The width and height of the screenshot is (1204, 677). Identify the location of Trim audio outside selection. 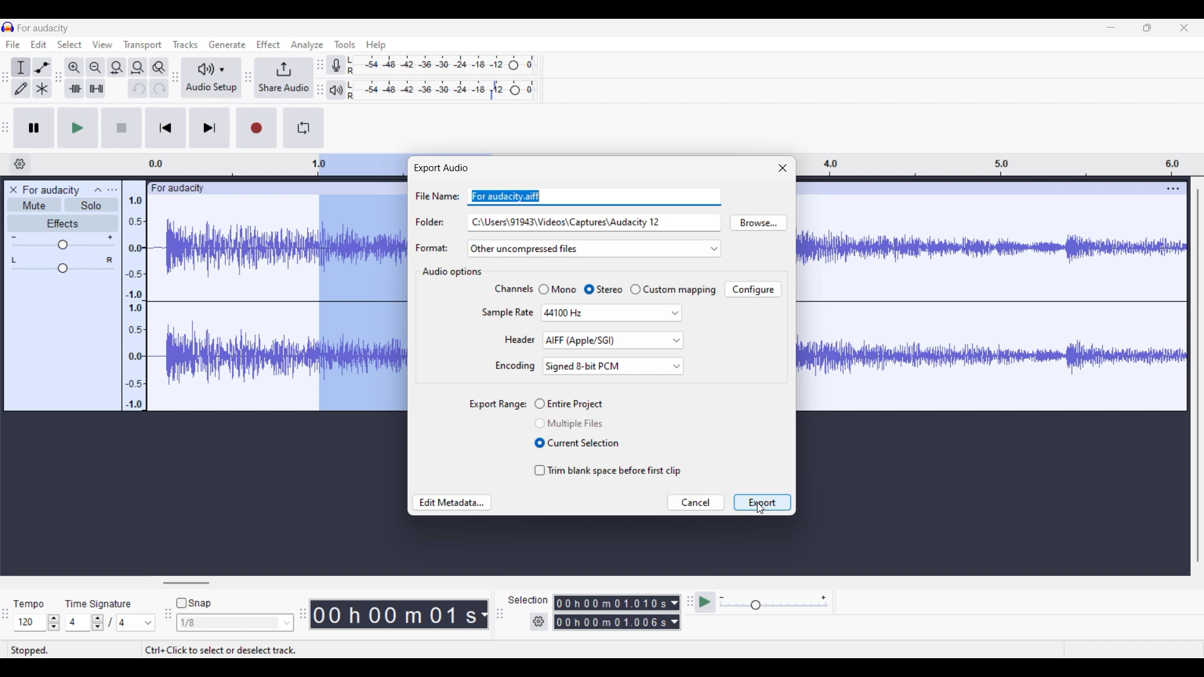
(75, 88).